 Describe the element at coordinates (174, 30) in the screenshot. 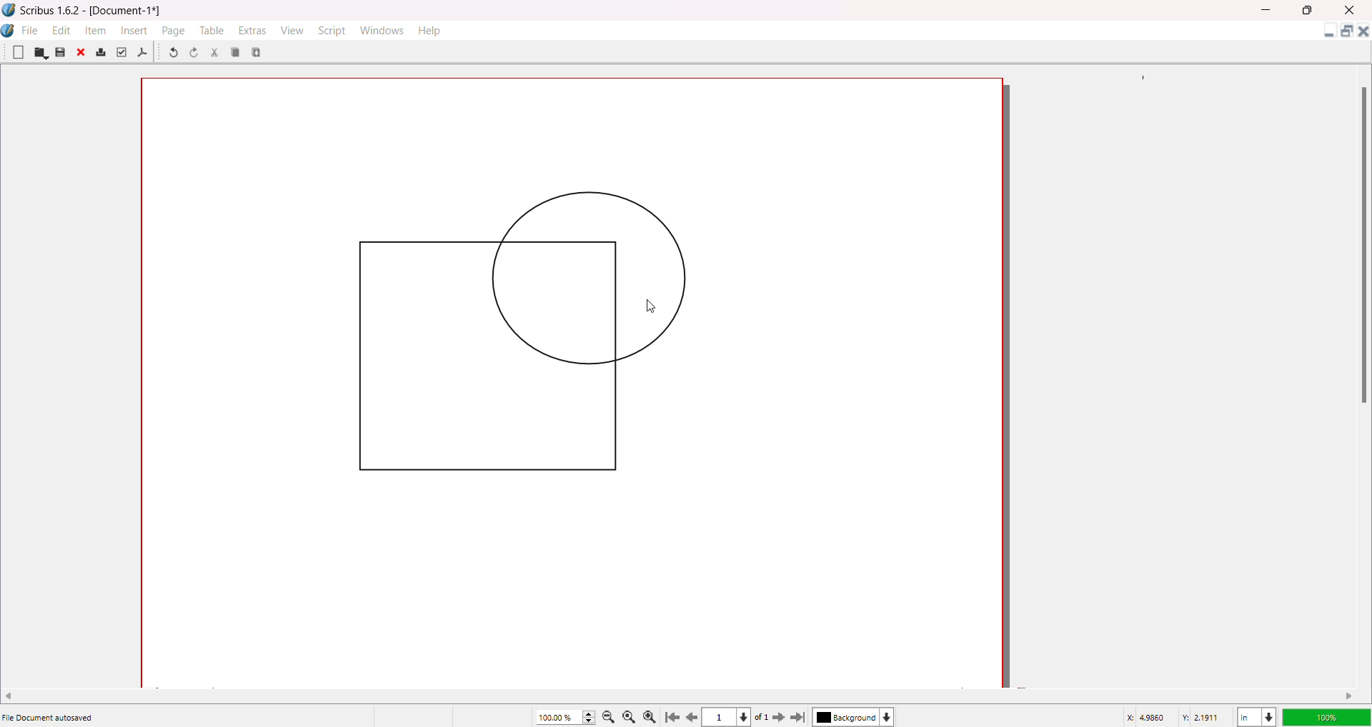

I see `Page` at that location.